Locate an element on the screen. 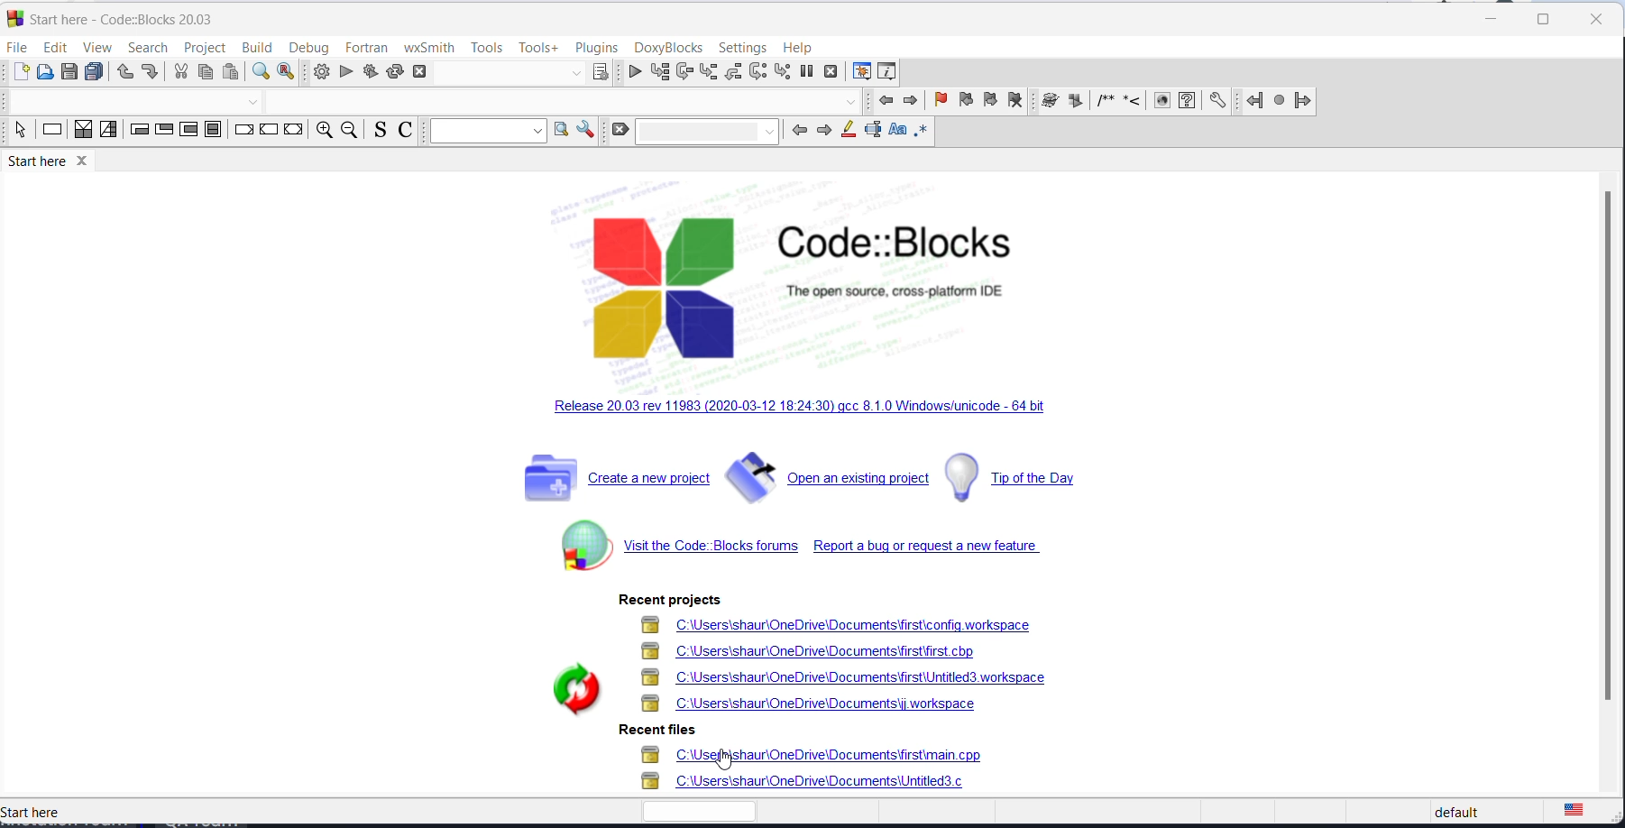  plugins is located at coordinates (597, 47).